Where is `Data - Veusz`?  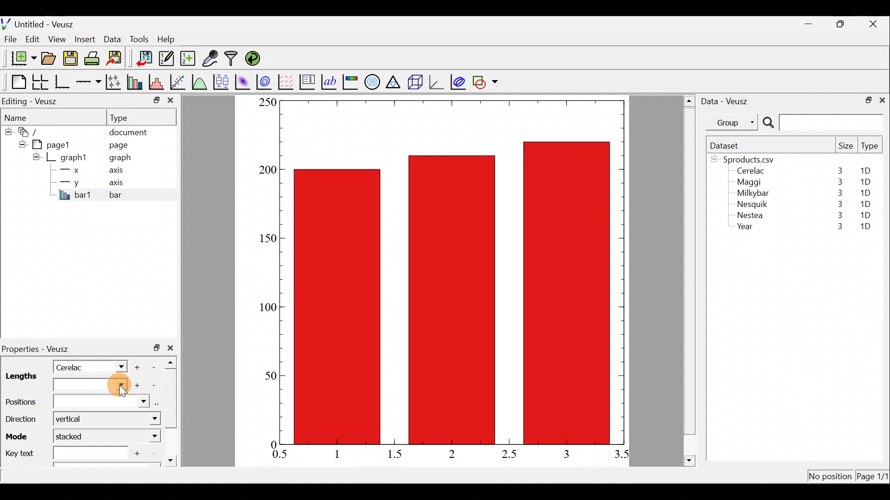
Data - Veusz is located at coordinates (727, 100).